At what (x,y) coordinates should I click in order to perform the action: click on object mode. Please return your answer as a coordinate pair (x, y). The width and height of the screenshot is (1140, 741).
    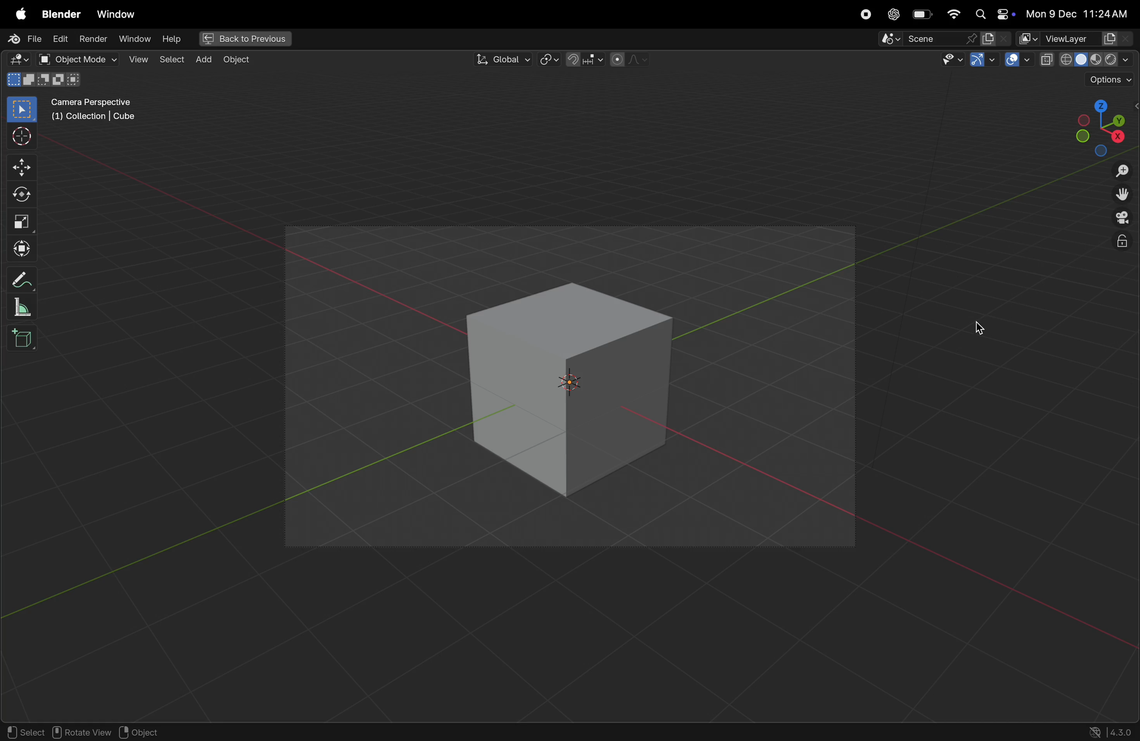
    Looking at the image, I should click on (74, 58).